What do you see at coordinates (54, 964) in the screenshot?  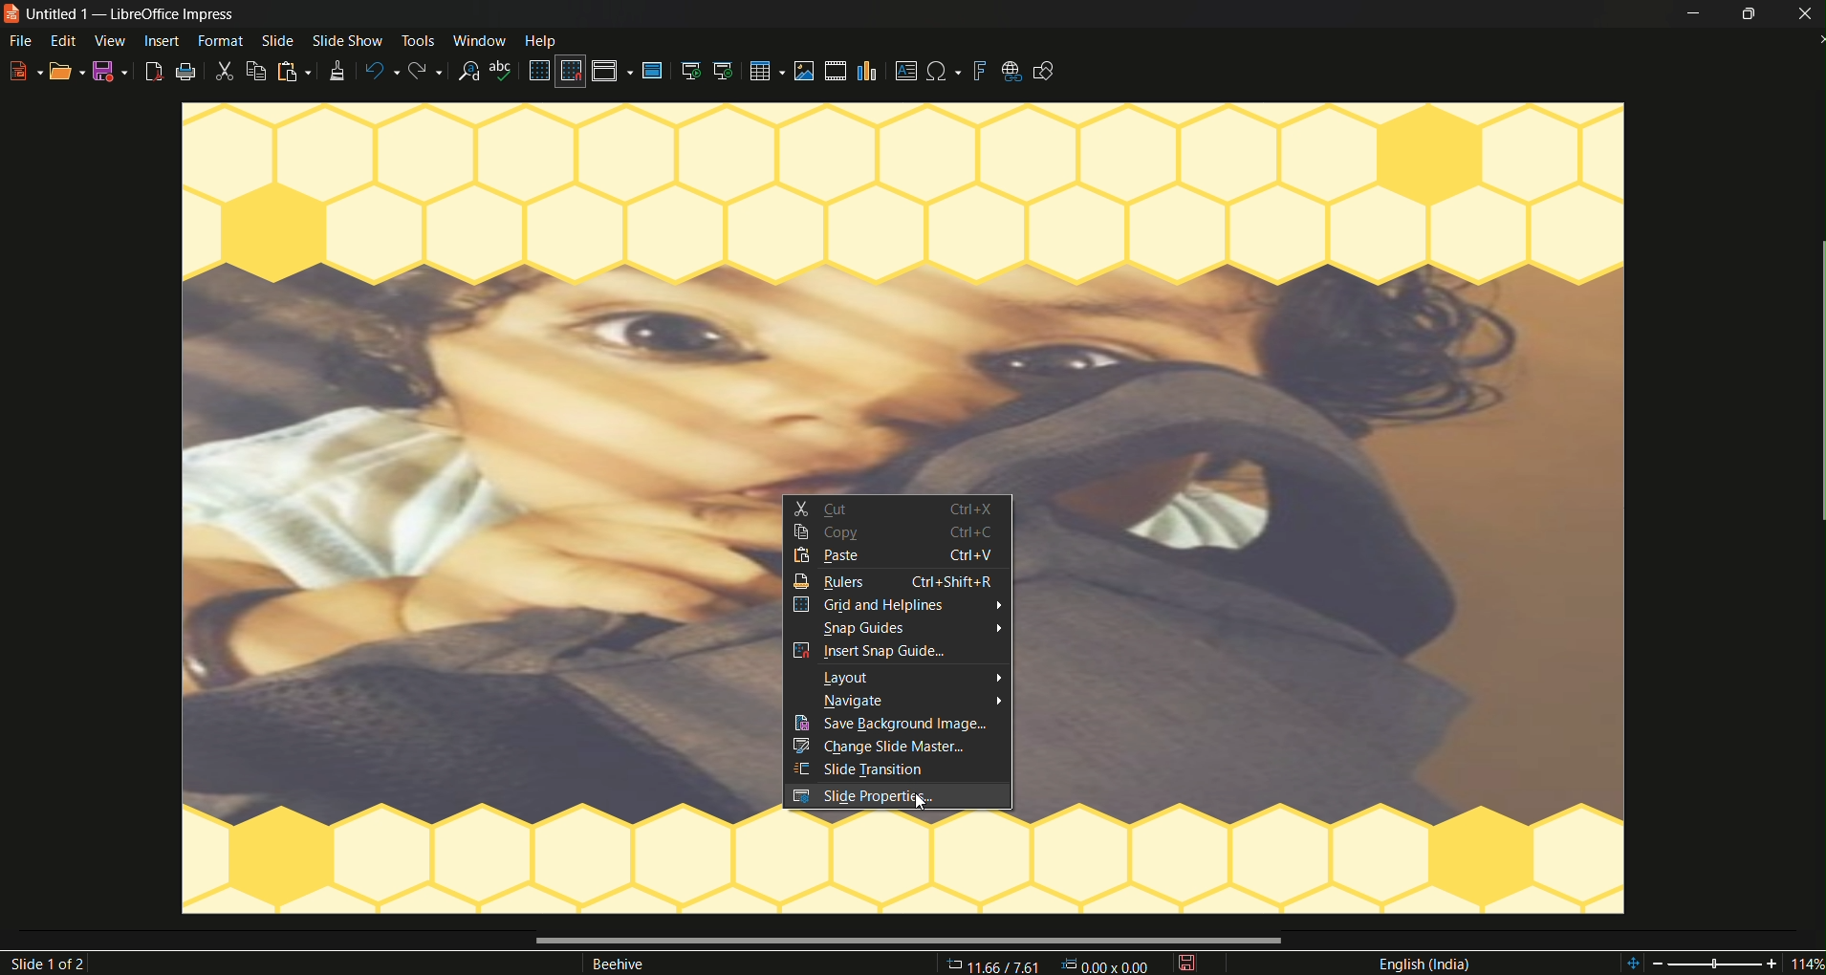 I see `slide 1of2` at bounding box center [54, 964].